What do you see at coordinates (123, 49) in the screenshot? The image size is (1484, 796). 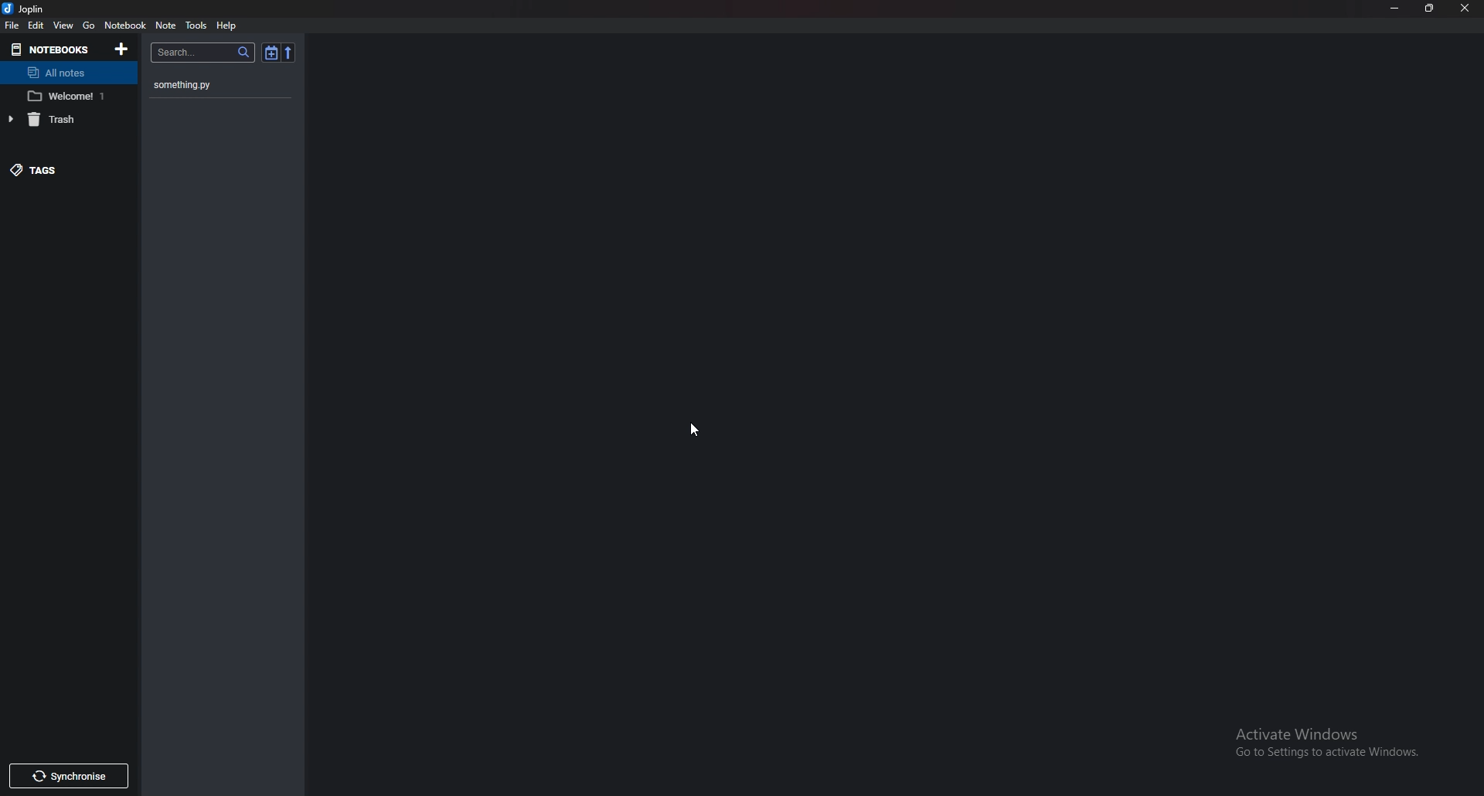 I see `Add notebooks` at bounding box center [123, 49].